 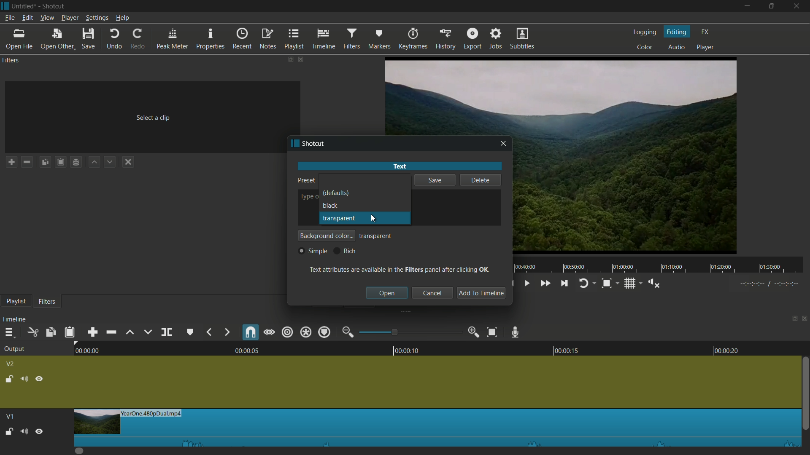 I want to click on cancel, so click(x=432, y=293).